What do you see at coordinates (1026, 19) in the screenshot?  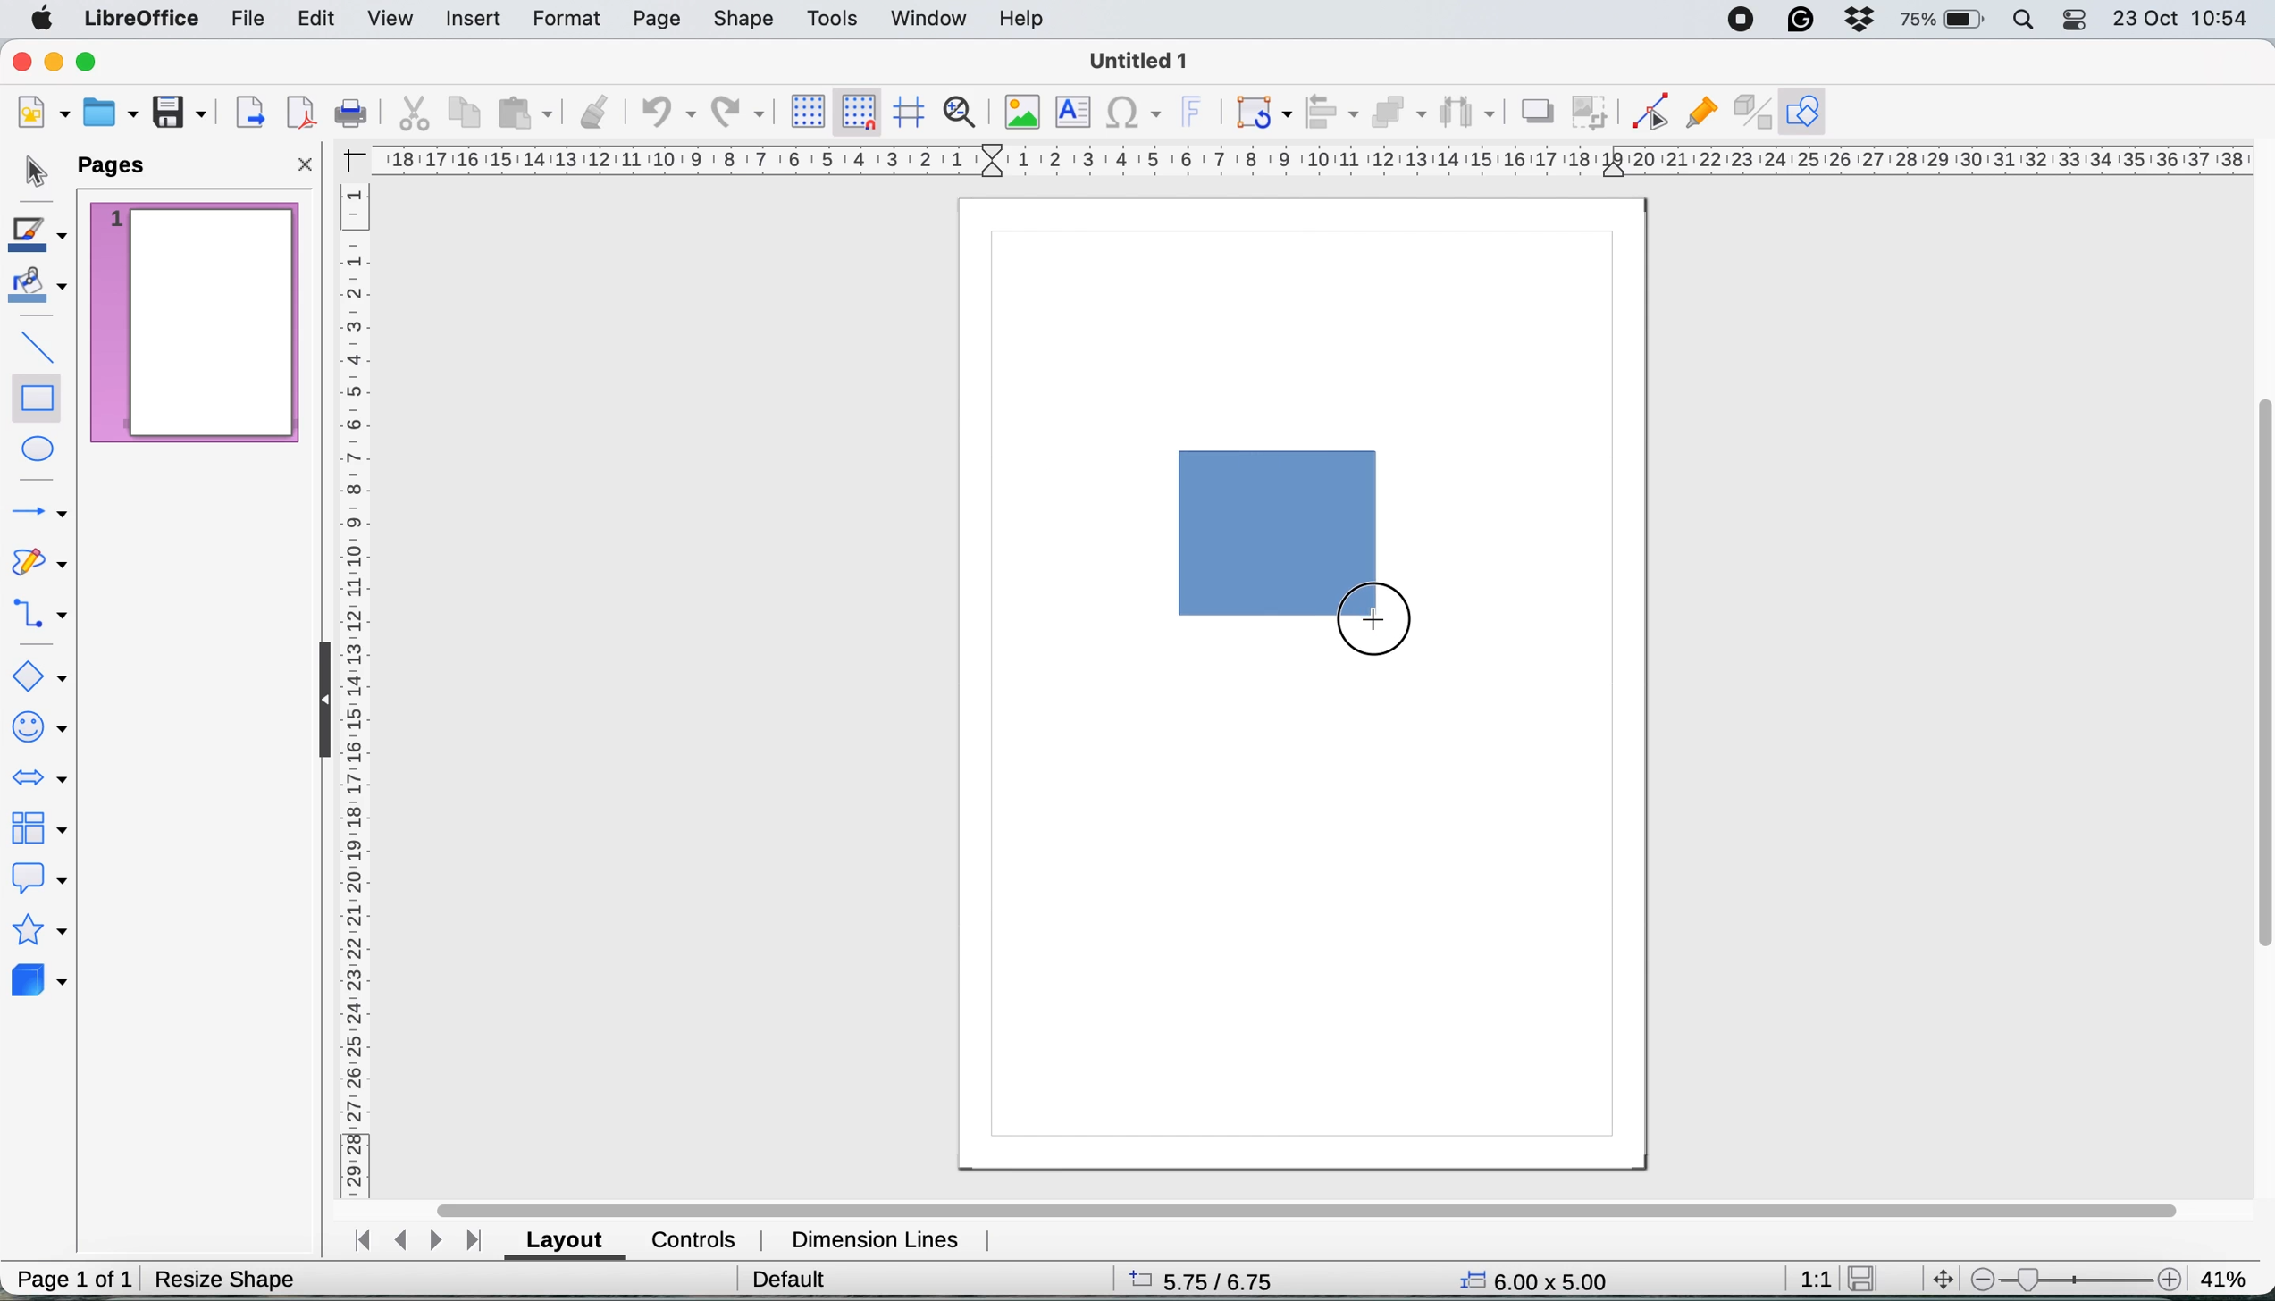 I see `help` at bounding box center [1026, 19].